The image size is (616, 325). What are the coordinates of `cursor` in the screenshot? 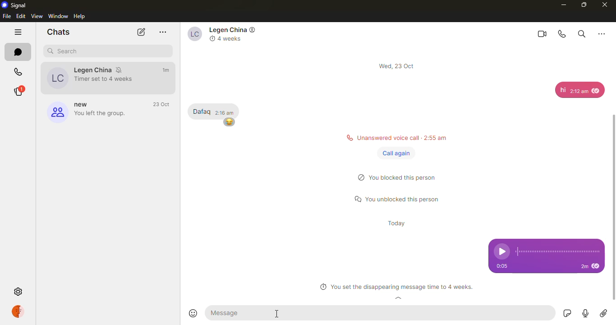 It's located at (278, 315).